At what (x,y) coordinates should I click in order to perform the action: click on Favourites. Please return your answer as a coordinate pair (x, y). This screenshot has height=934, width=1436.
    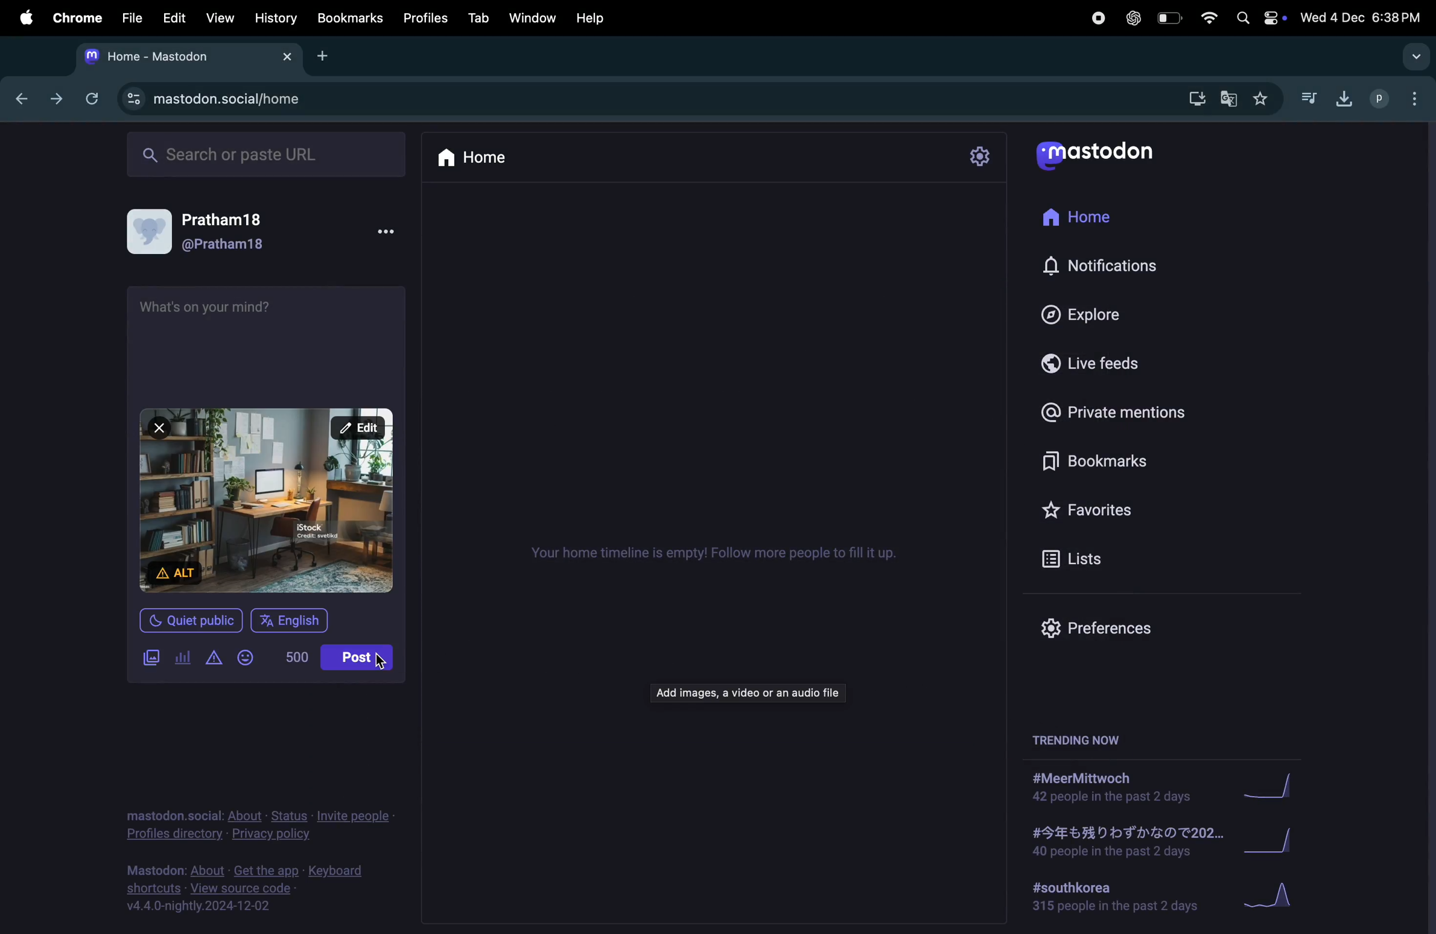
    Looking at the image, I should click on (1099, 511).